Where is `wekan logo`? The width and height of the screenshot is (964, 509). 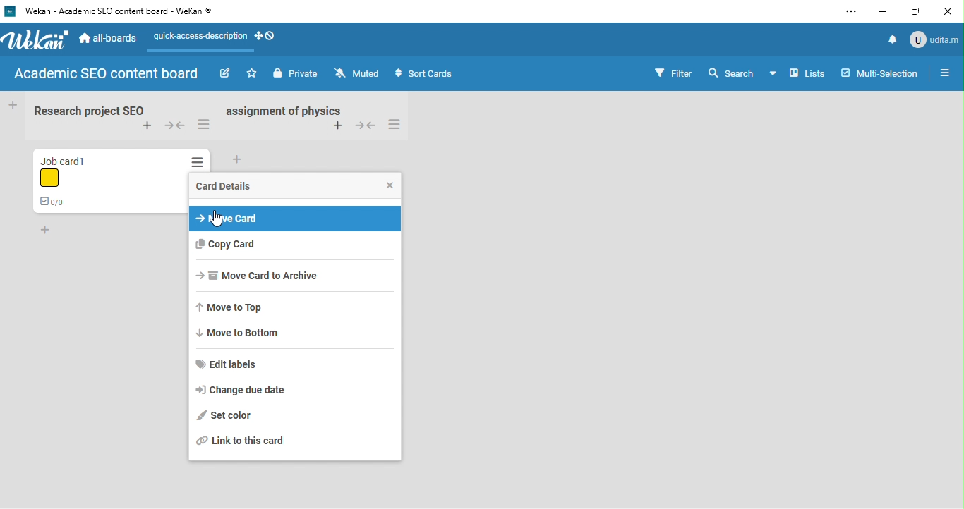 wekan logo is located at coordinates (35, 40).